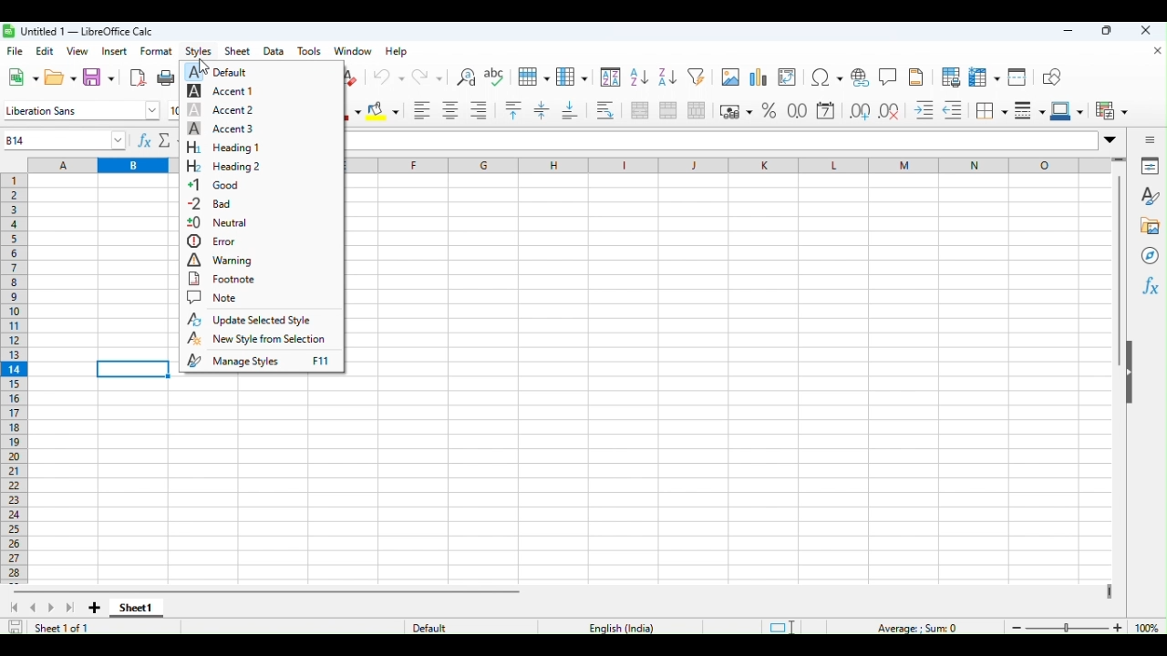 The width and height of the screenshot is (1167, 656). I want to click on Default, so click(226, 71).